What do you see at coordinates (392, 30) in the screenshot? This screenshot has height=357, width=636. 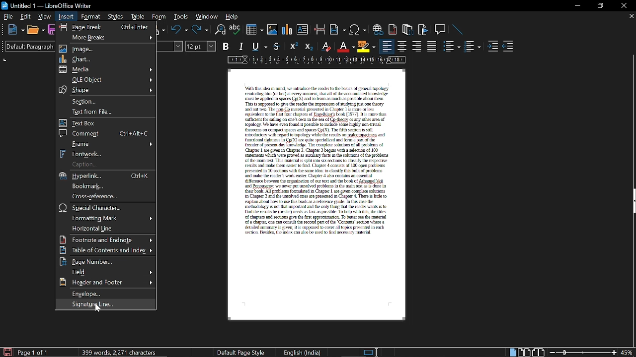 I see `insert endnote` at bounding box center [392, 30].